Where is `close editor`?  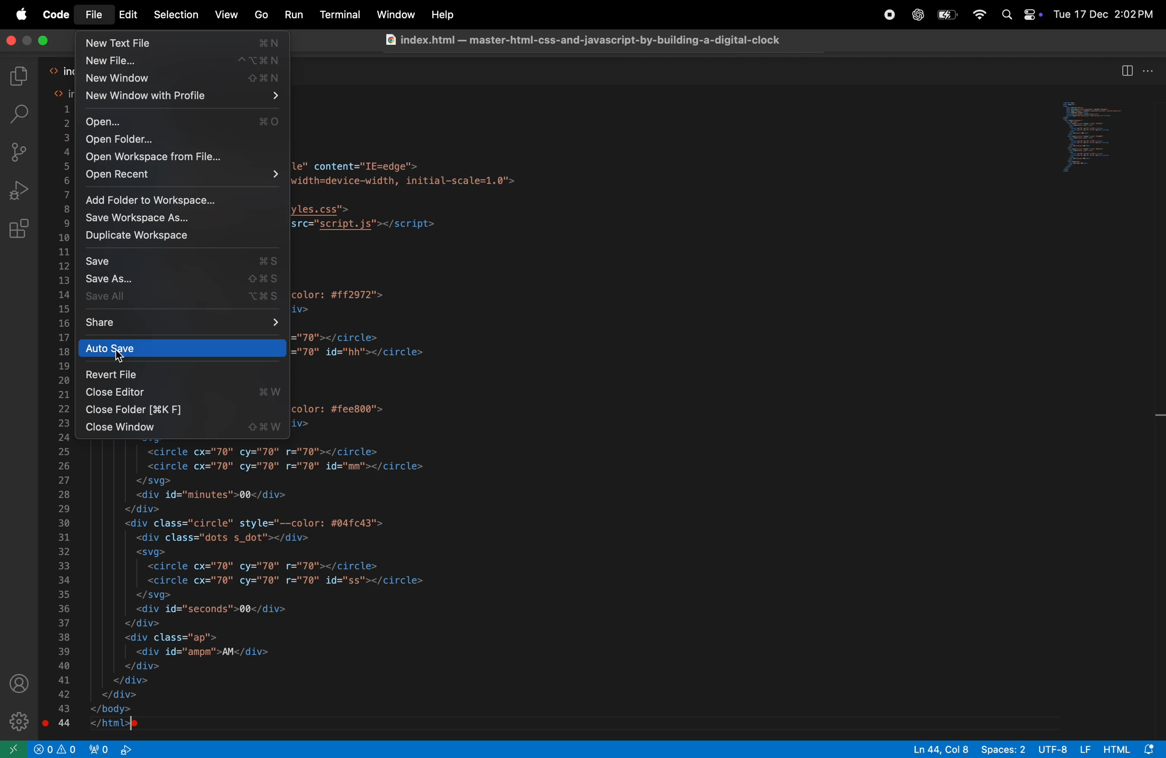
close editor is located at coordinates (182, 392).